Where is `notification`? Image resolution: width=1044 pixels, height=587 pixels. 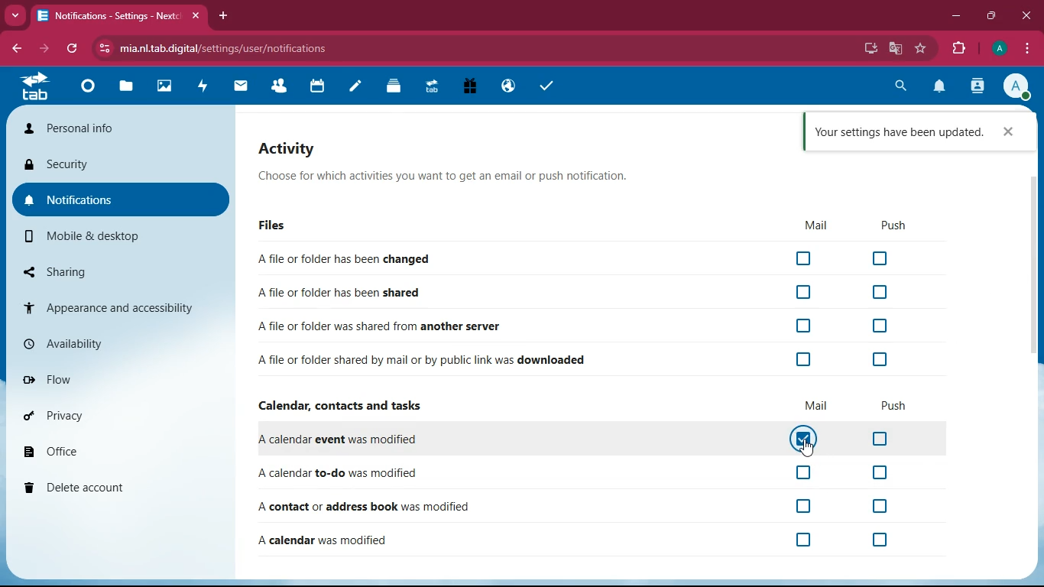 notification is located at coordinates (940, 87).